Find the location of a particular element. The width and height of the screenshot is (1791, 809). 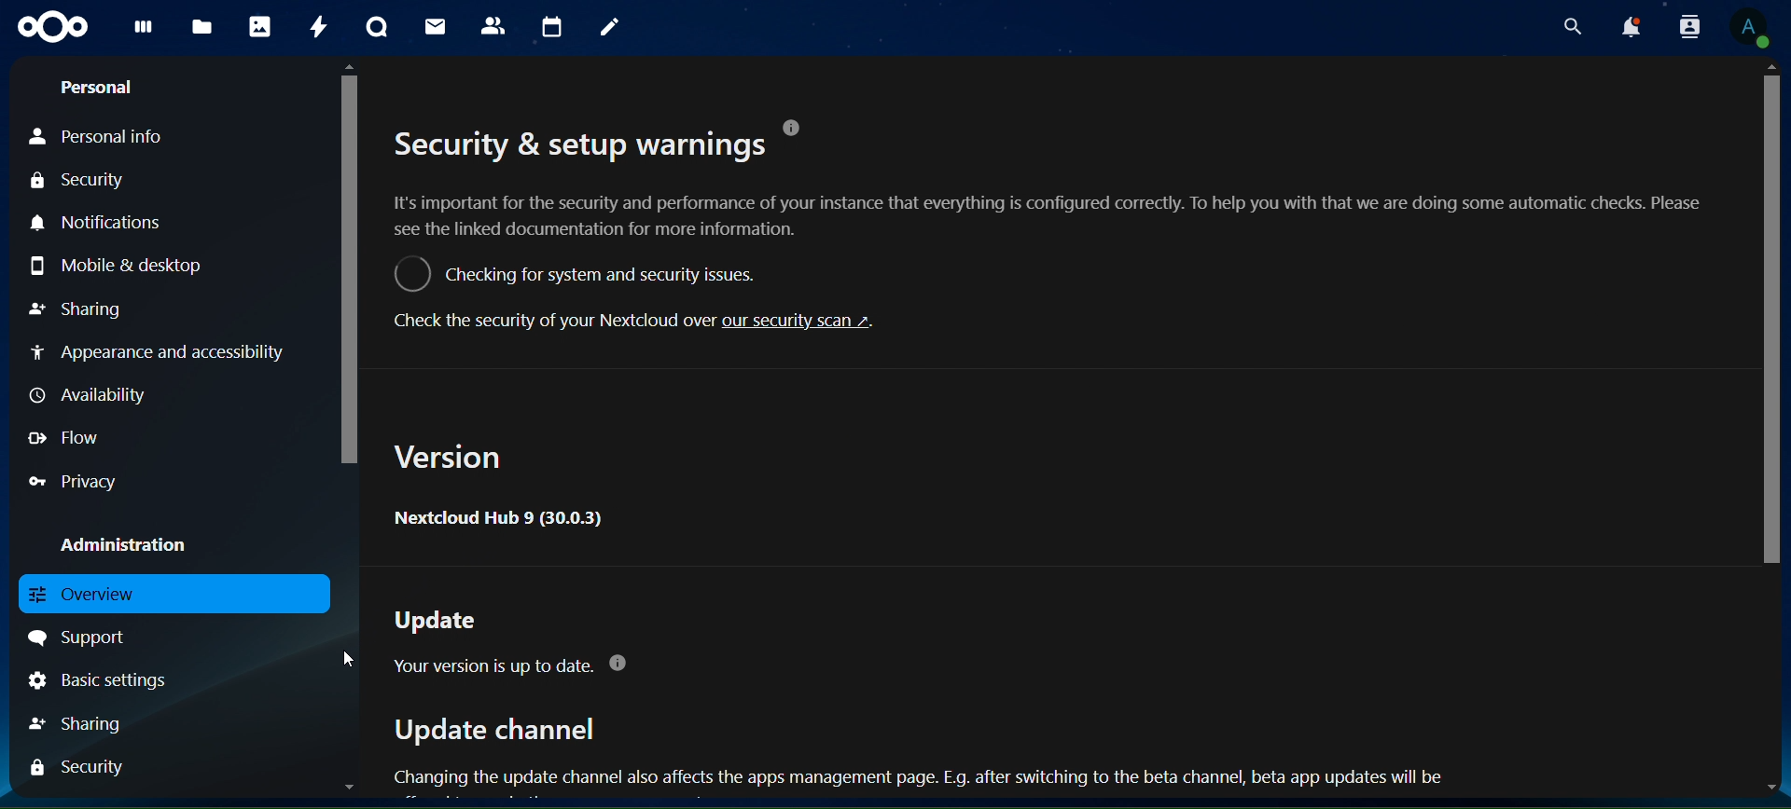

search is located at coordinates (1566, 25).